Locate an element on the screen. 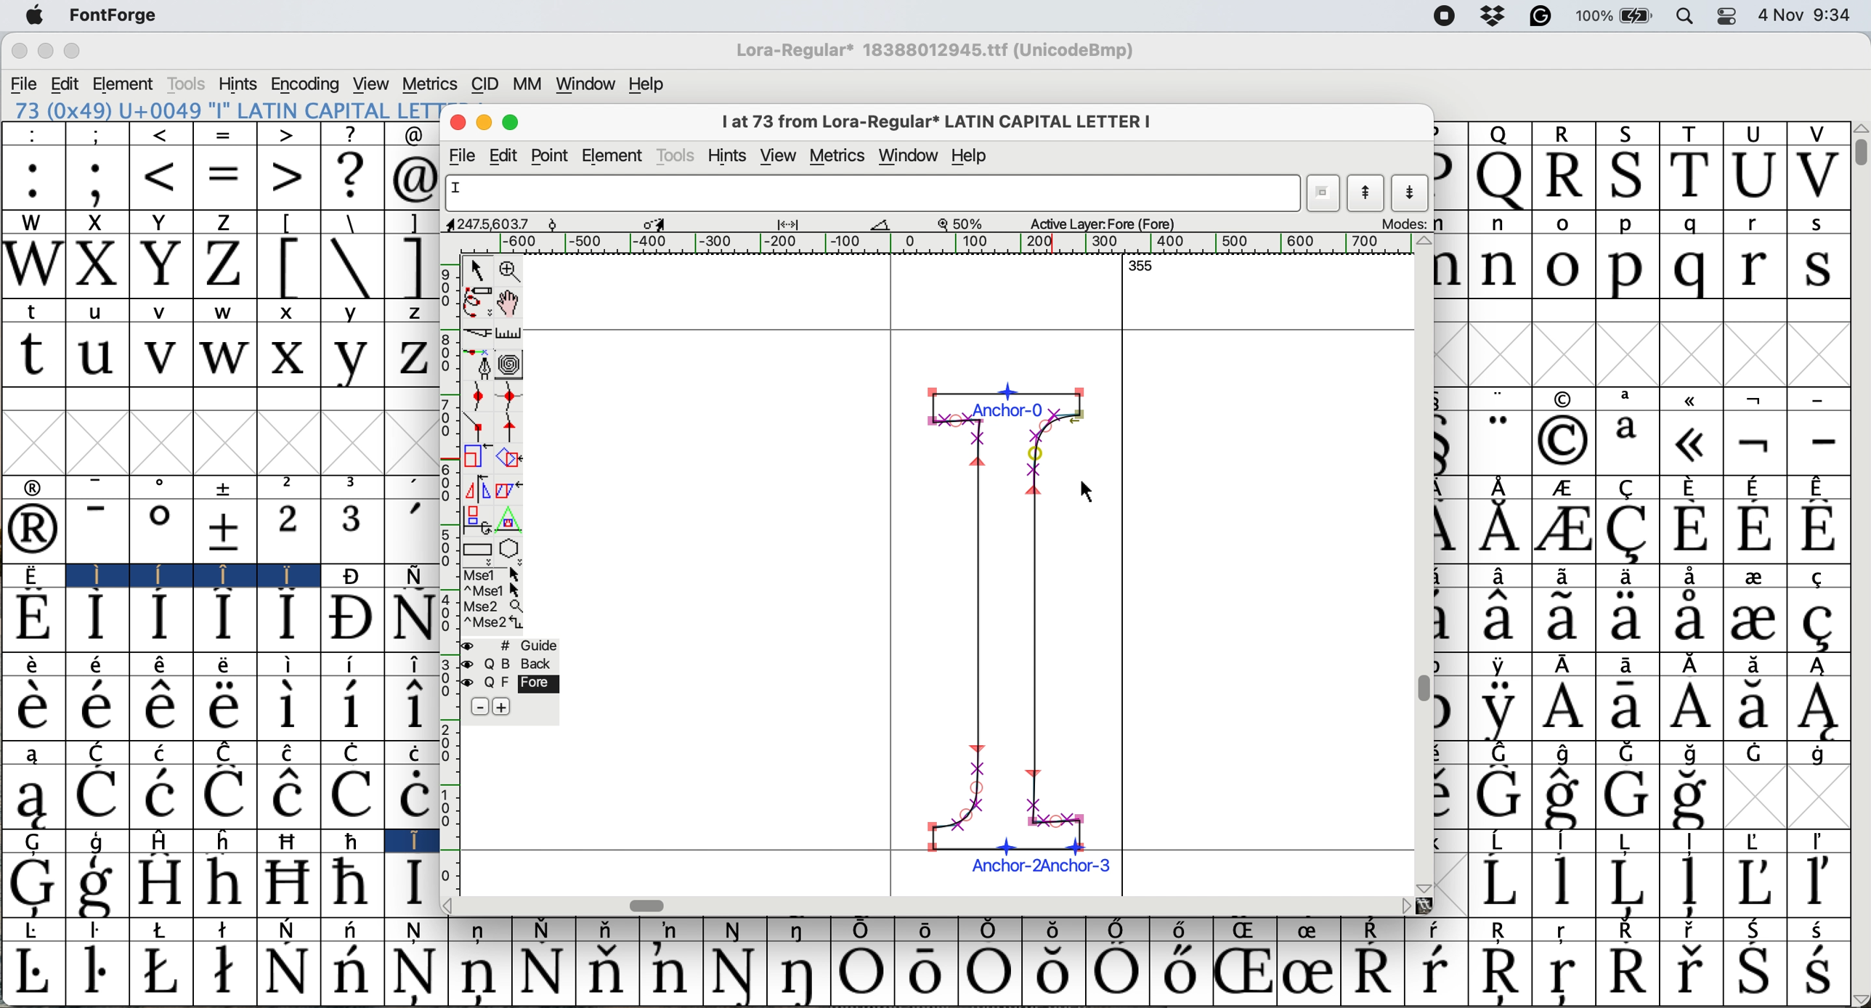 The height and width of the screenshot is (1008, 1871). - is located at coordinates (97, 531).